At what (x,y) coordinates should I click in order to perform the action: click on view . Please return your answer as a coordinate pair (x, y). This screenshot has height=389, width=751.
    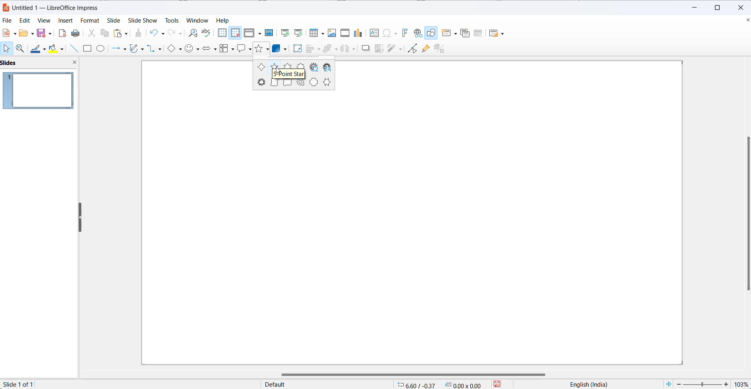
    Looking at the image, I should click on (42, 21).